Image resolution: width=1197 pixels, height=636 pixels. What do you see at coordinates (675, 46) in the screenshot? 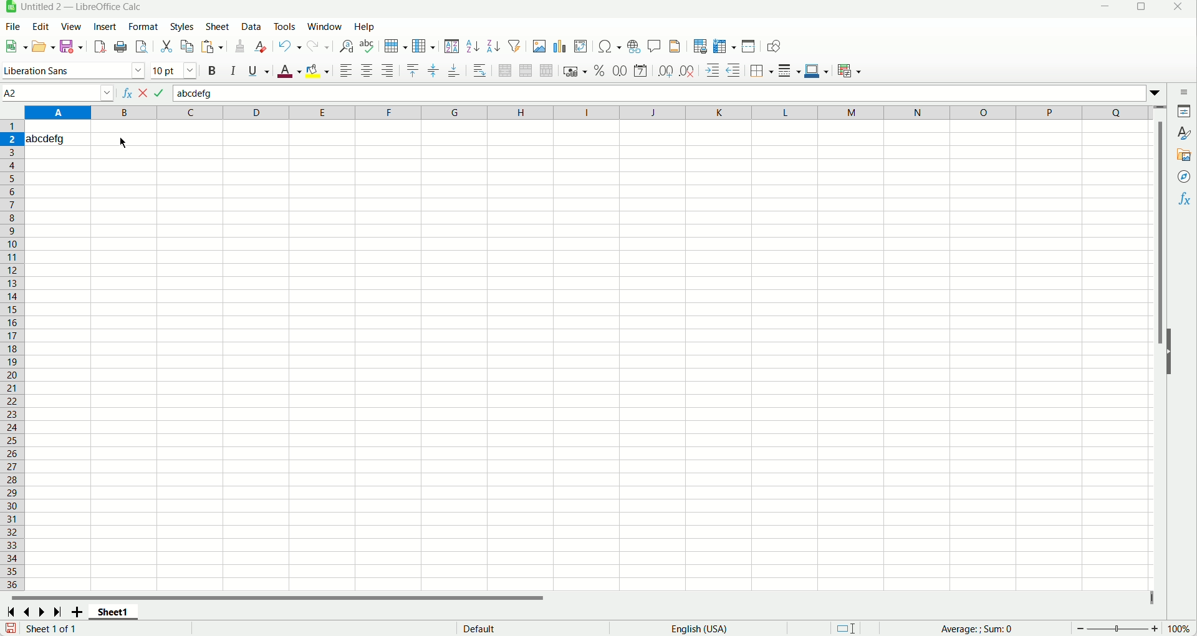
I see `header and footer` at bounding box center [675, 46].